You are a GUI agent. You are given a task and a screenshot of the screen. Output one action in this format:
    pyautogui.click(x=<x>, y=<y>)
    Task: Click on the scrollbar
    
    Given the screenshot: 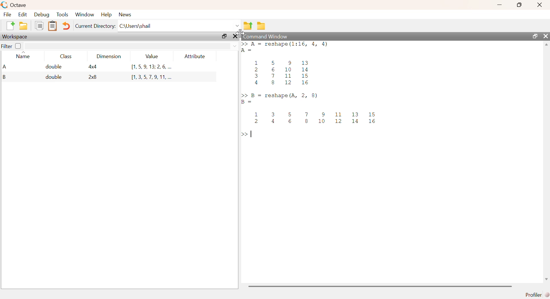 What is the action you would take?
    pyautogui.click(x=380, y=286)
    